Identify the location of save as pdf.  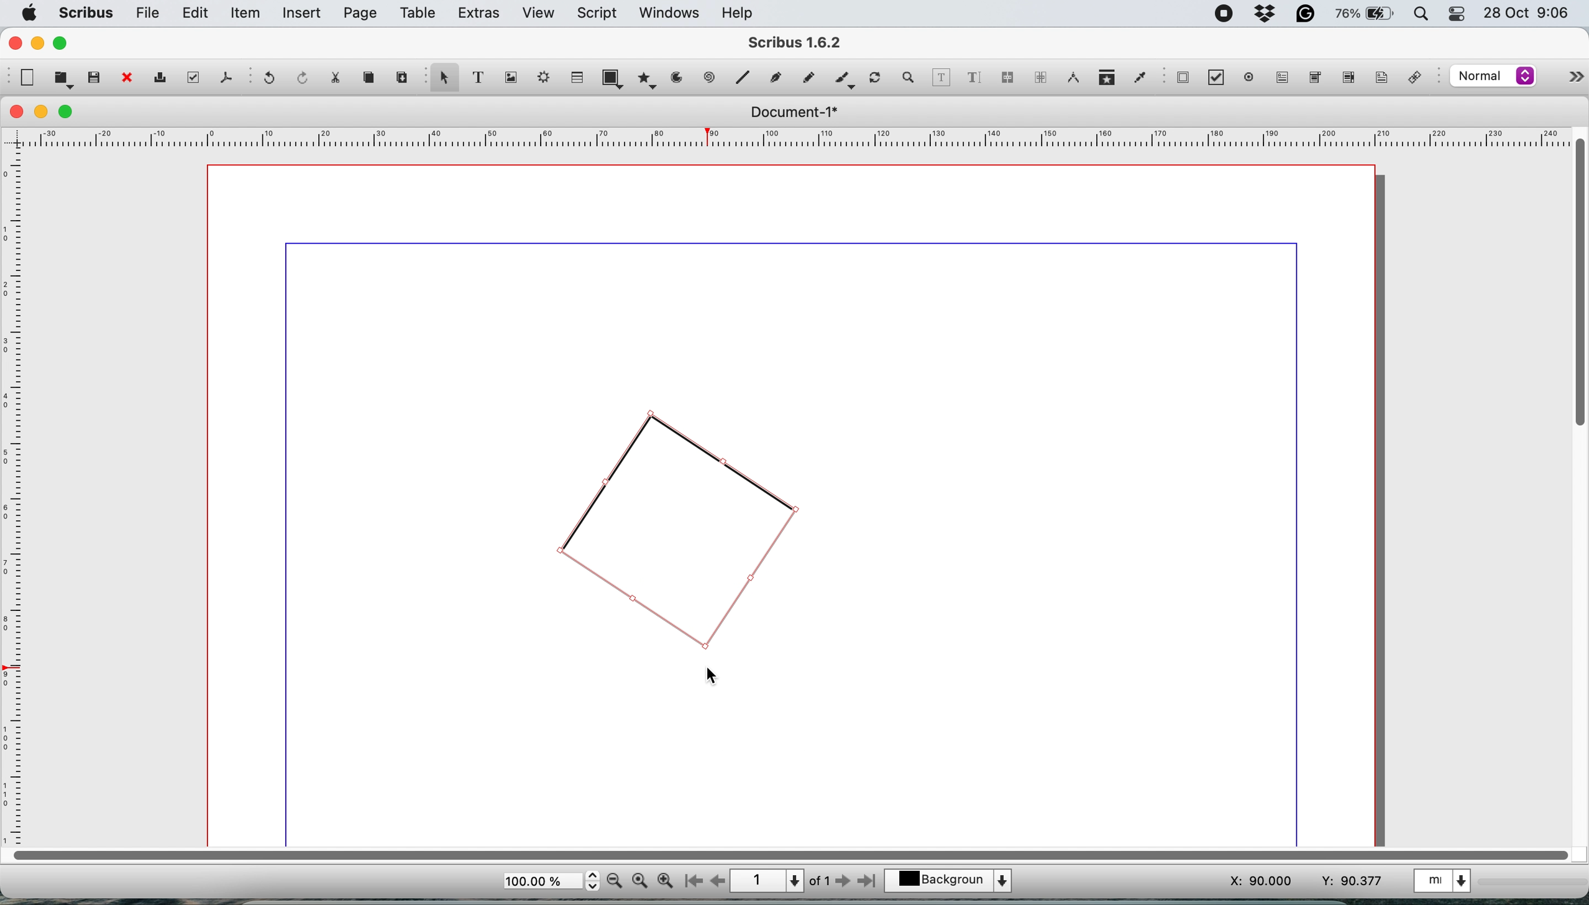
(224, 78).